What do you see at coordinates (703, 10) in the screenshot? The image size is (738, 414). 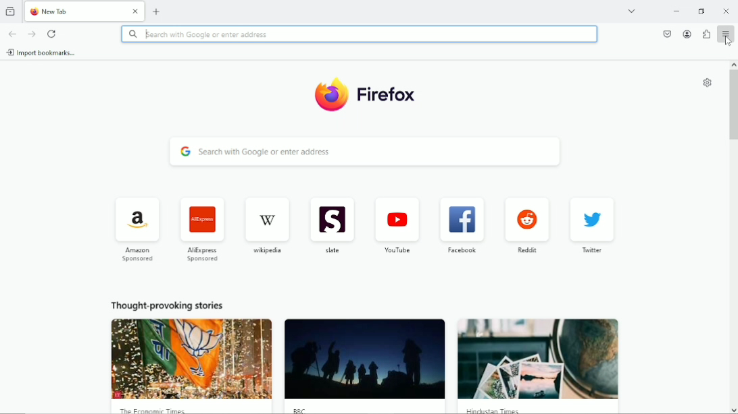 I see `restore down` at bounding box center [703, 10].